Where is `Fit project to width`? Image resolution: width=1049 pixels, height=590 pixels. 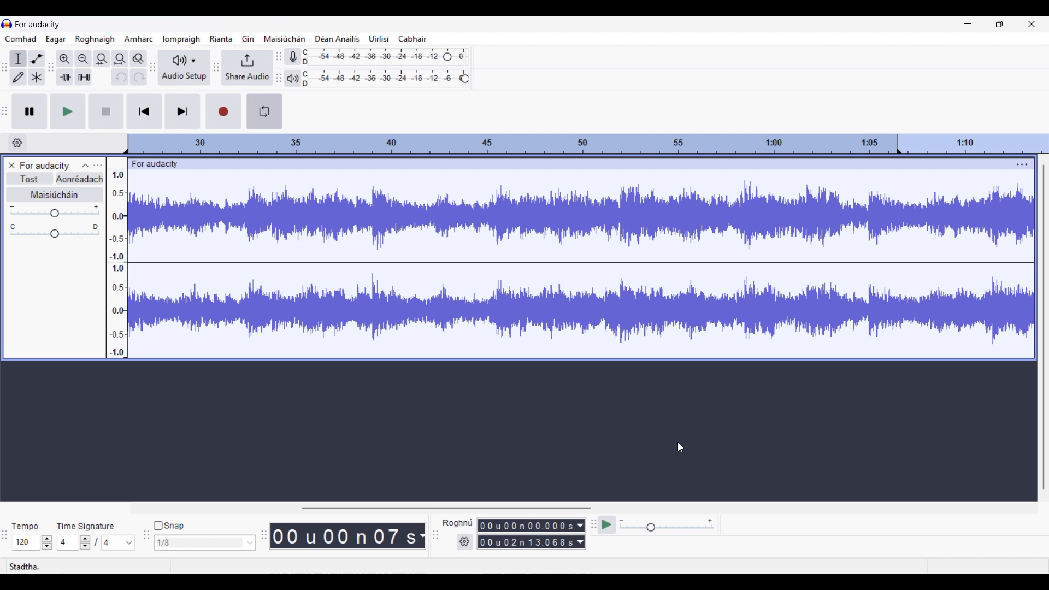 Fit project to width is located at coordinates (120, 59).